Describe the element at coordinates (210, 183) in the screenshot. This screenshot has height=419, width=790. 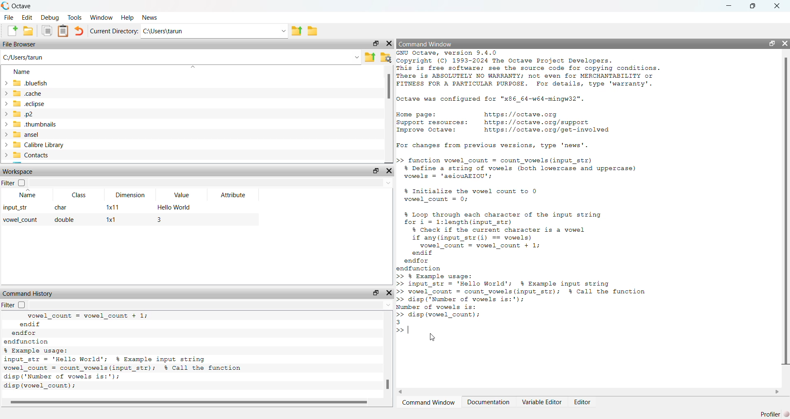
I see `Enter text to filter the workspace` at that location.